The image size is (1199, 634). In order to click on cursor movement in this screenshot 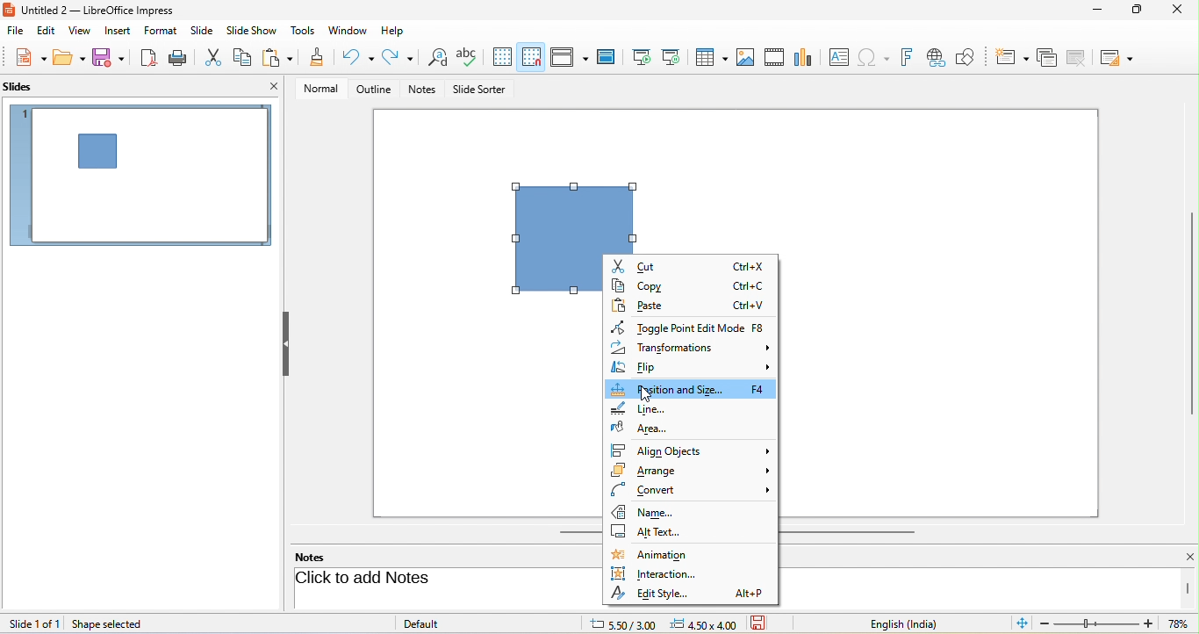, I will do `click(646, 396)`.